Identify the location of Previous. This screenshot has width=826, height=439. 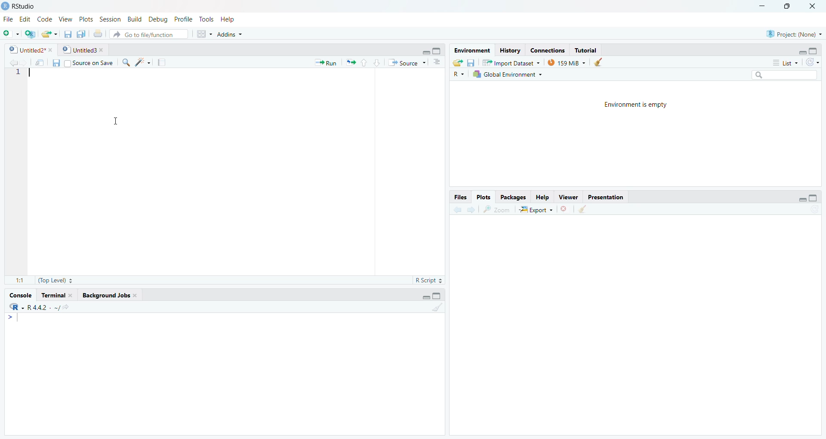
(456, 210).